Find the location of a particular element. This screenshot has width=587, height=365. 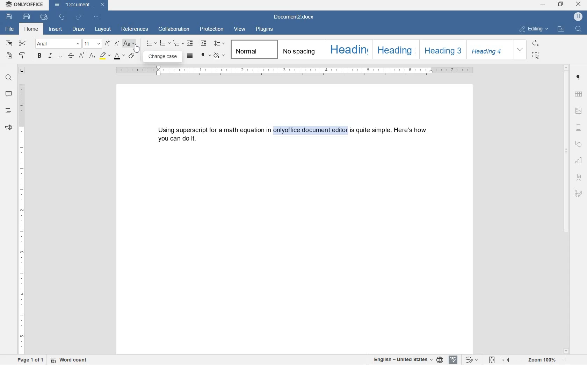

signature is located at coordinates (579, 194).